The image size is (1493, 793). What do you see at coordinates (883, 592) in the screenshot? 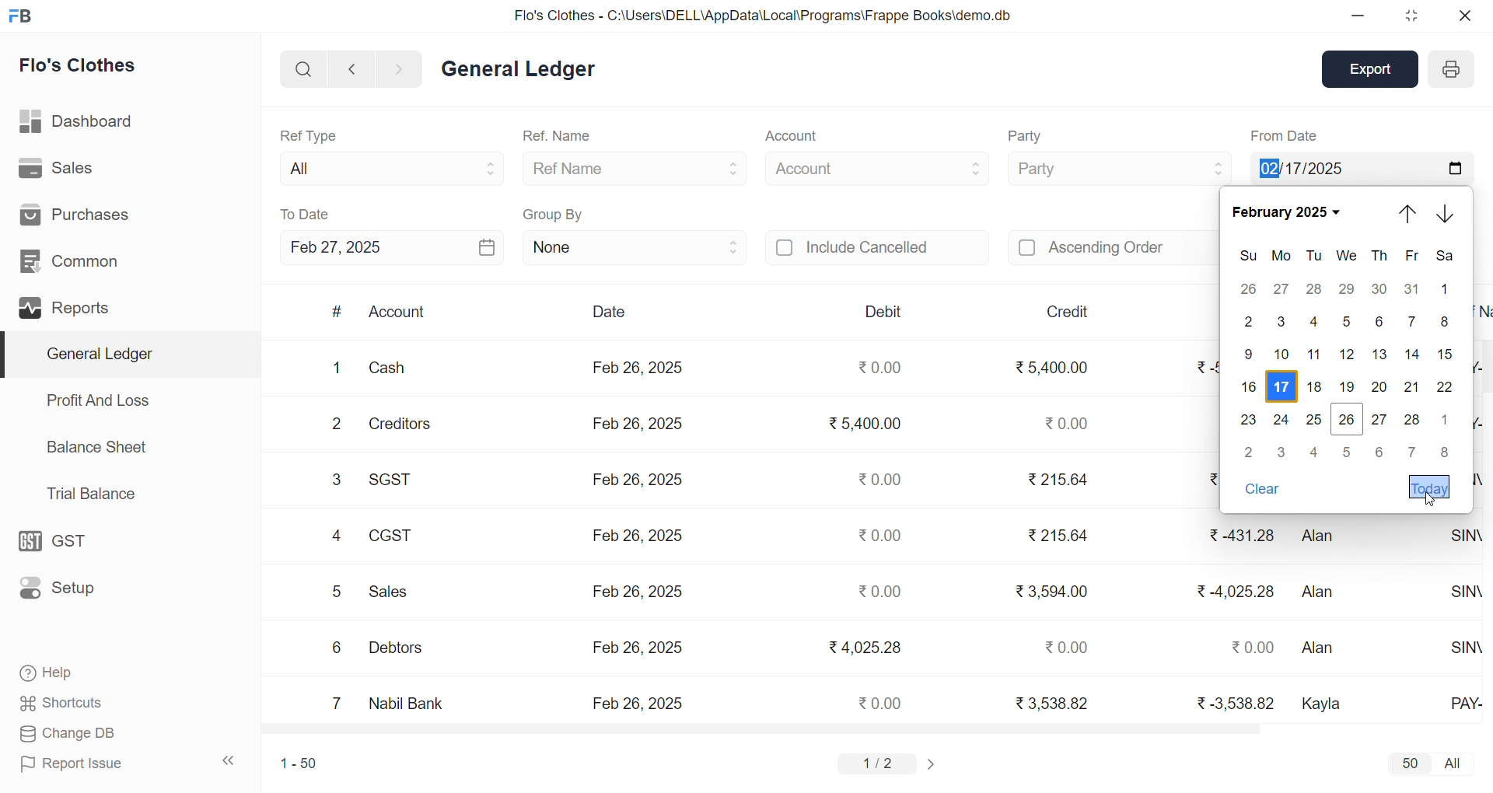
I see `₹0.00` at bounding box center [883, 592].